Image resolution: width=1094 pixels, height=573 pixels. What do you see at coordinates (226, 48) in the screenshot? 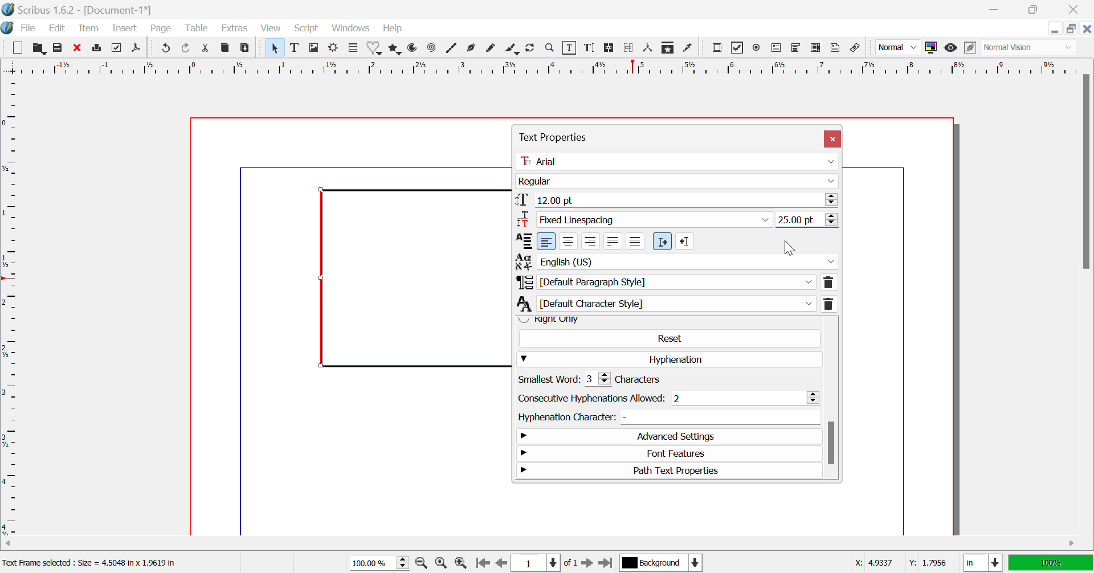
I see `Copy` at bounding box center [226, 48].